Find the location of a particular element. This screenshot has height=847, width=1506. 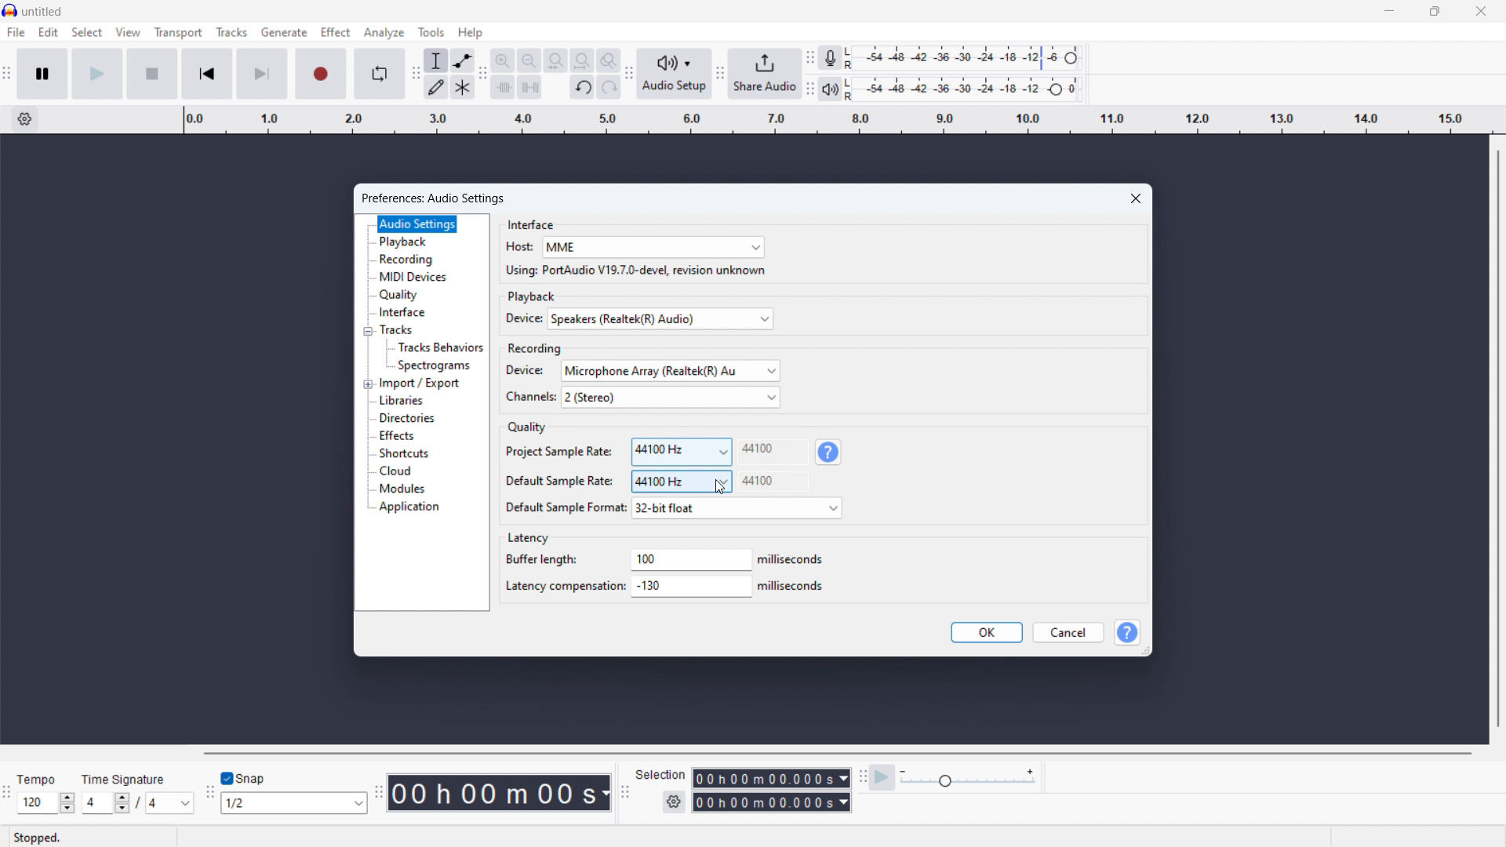

tracks is located at coordinates (398, 329).